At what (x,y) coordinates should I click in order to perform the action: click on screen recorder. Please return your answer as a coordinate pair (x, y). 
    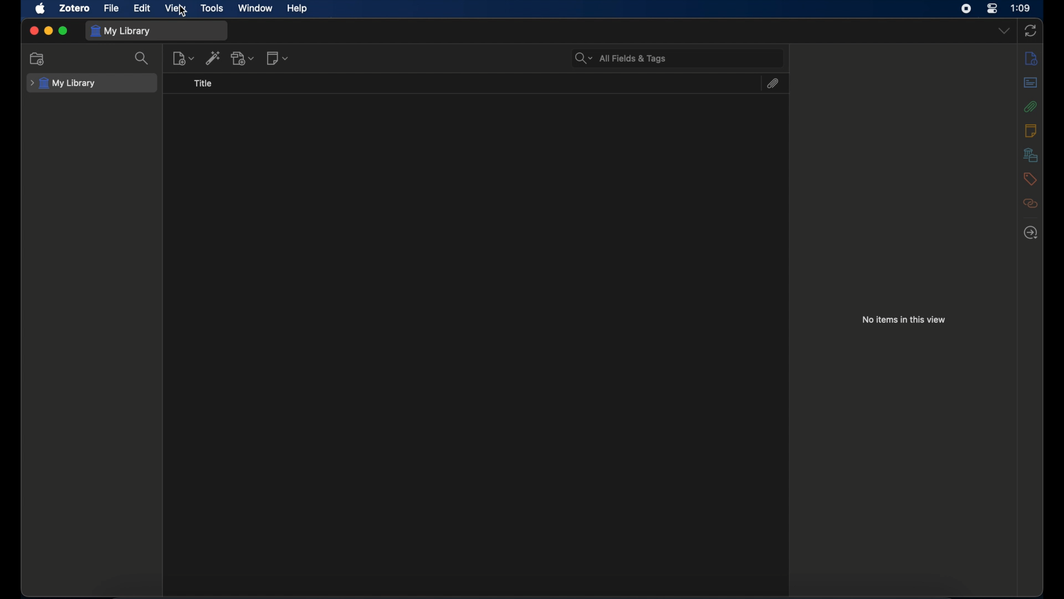
    Looking at the image, I should click on (967, 9).